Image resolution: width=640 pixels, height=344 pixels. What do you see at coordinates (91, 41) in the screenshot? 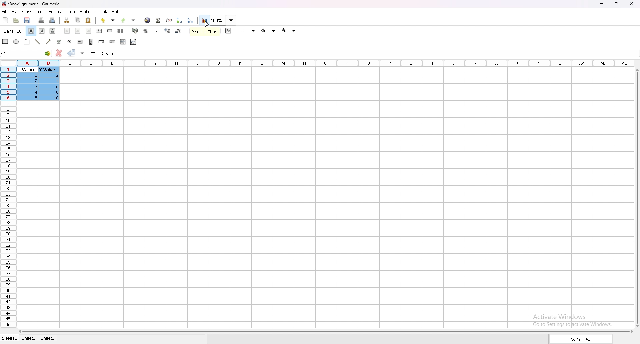
I see `scroll bar` at bounding box center [91, 41].